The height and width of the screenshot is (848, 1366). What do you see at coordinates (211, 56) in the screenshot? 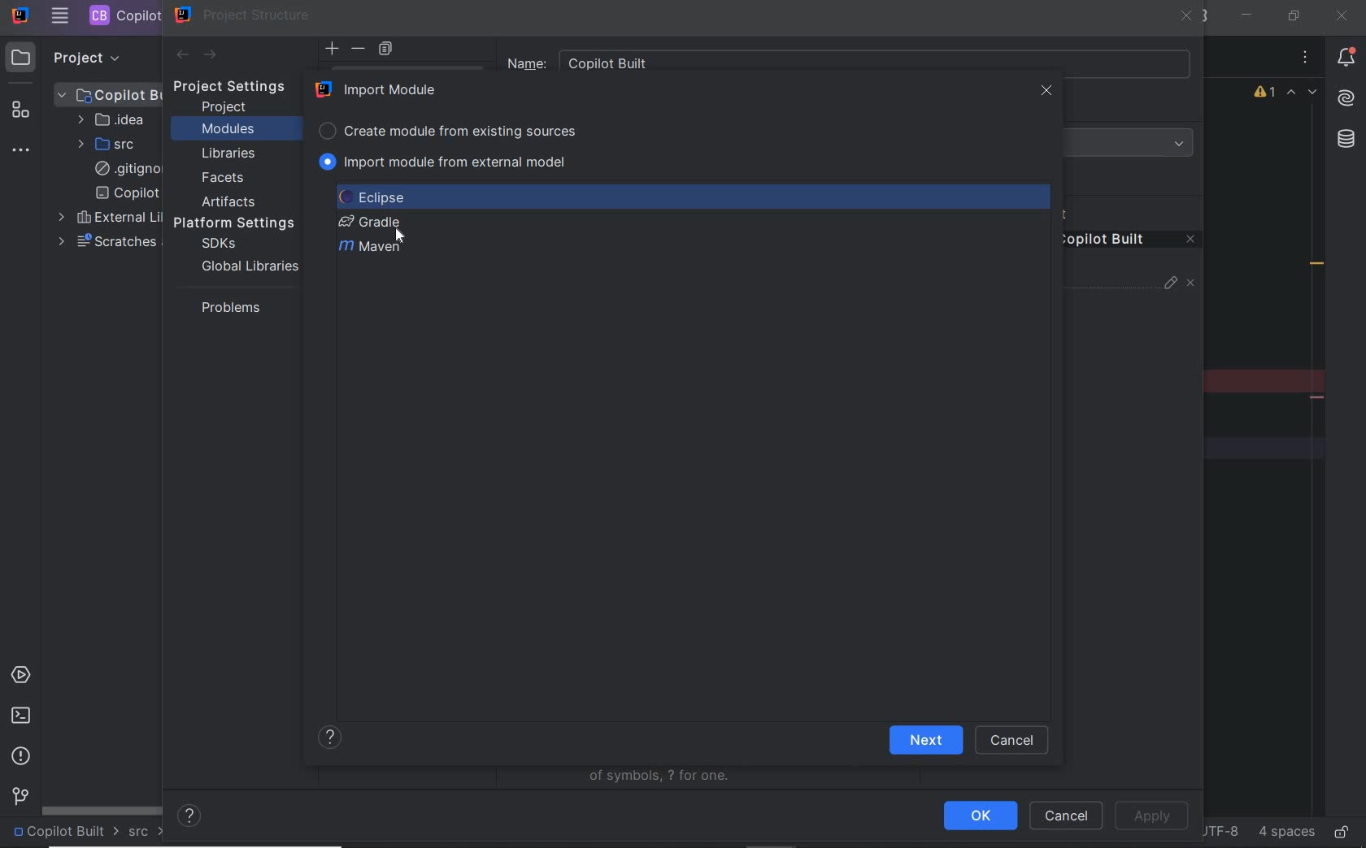
I see `next` at bounding box center [211, 56].